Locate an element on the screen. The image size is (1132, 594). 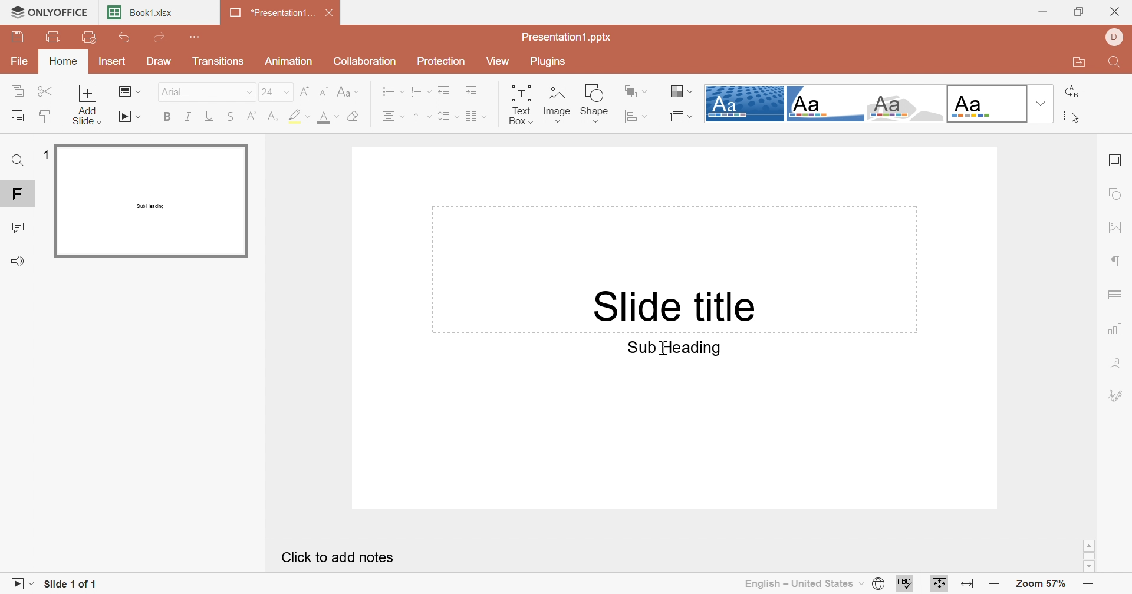
Find is located at coordinates (1119, 63).